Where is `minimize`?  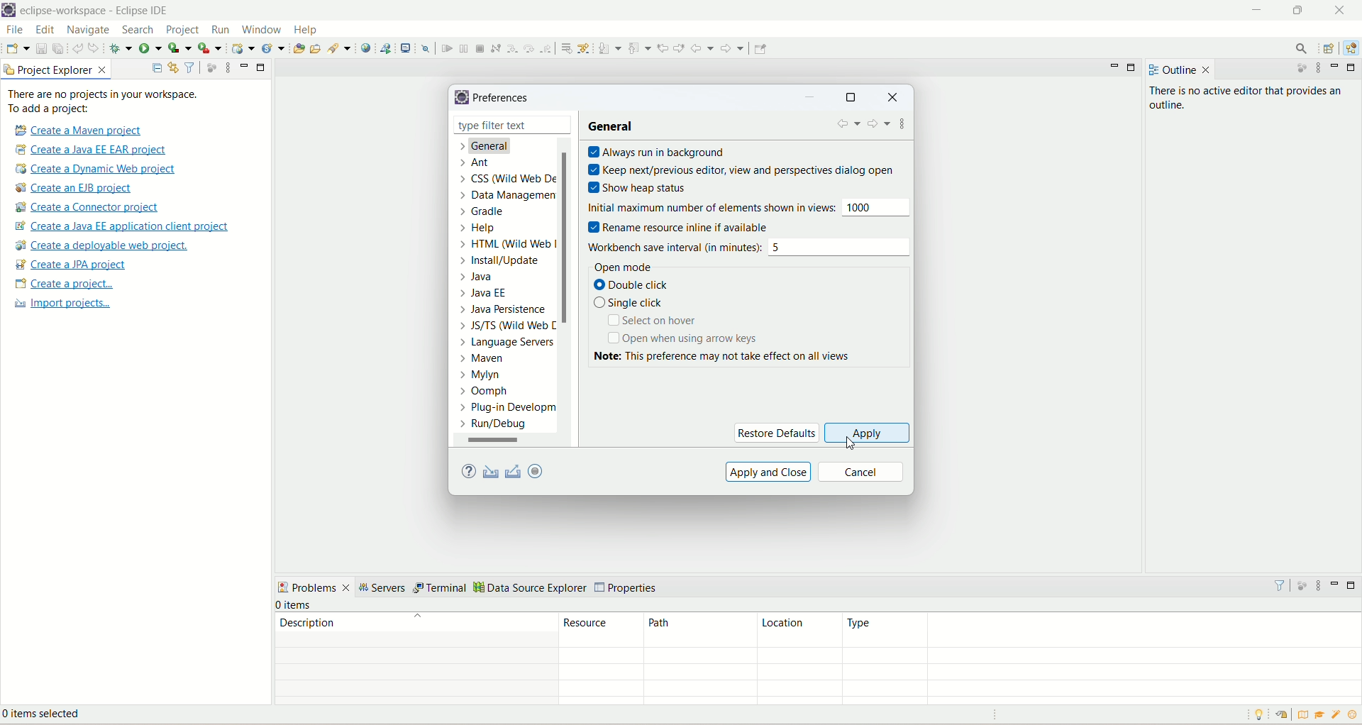
minimize is located at coordinates (1337, 67).